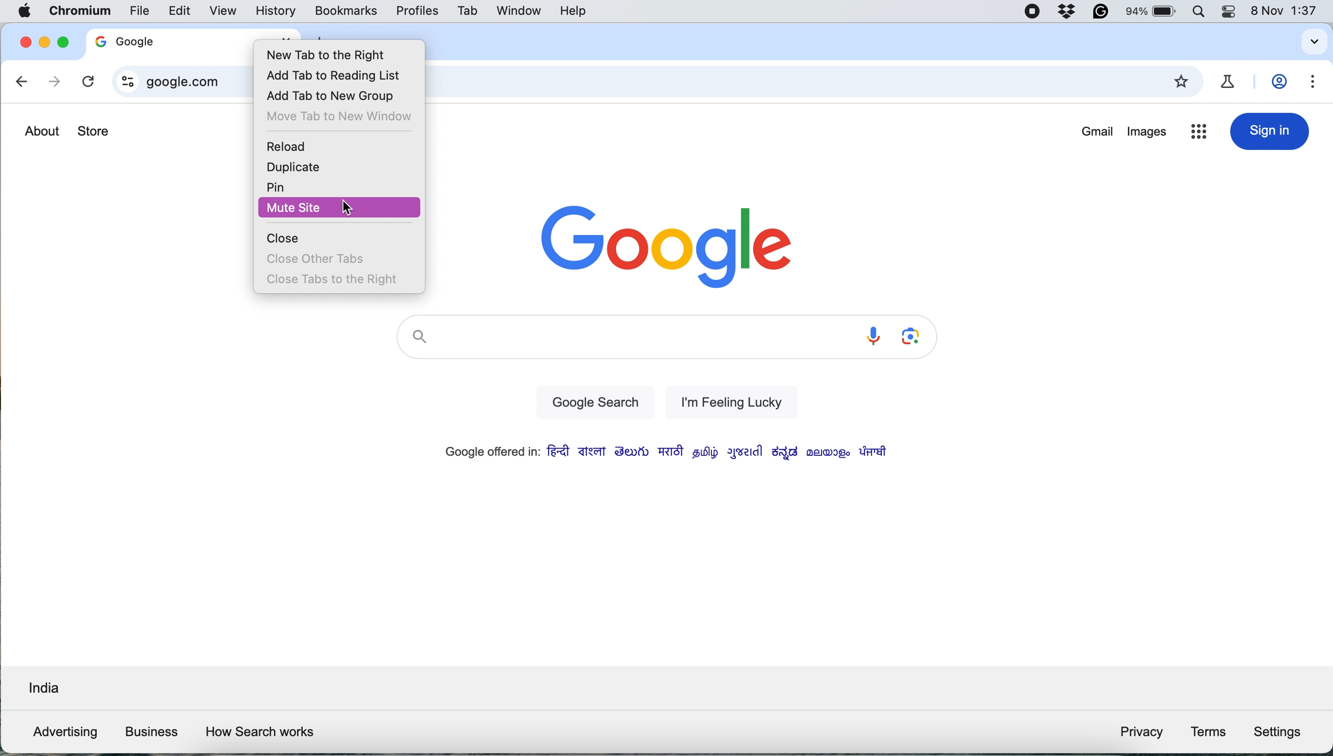  Describe the element at coordinates (284, 238) in the screenshot. I see `close` at that location.